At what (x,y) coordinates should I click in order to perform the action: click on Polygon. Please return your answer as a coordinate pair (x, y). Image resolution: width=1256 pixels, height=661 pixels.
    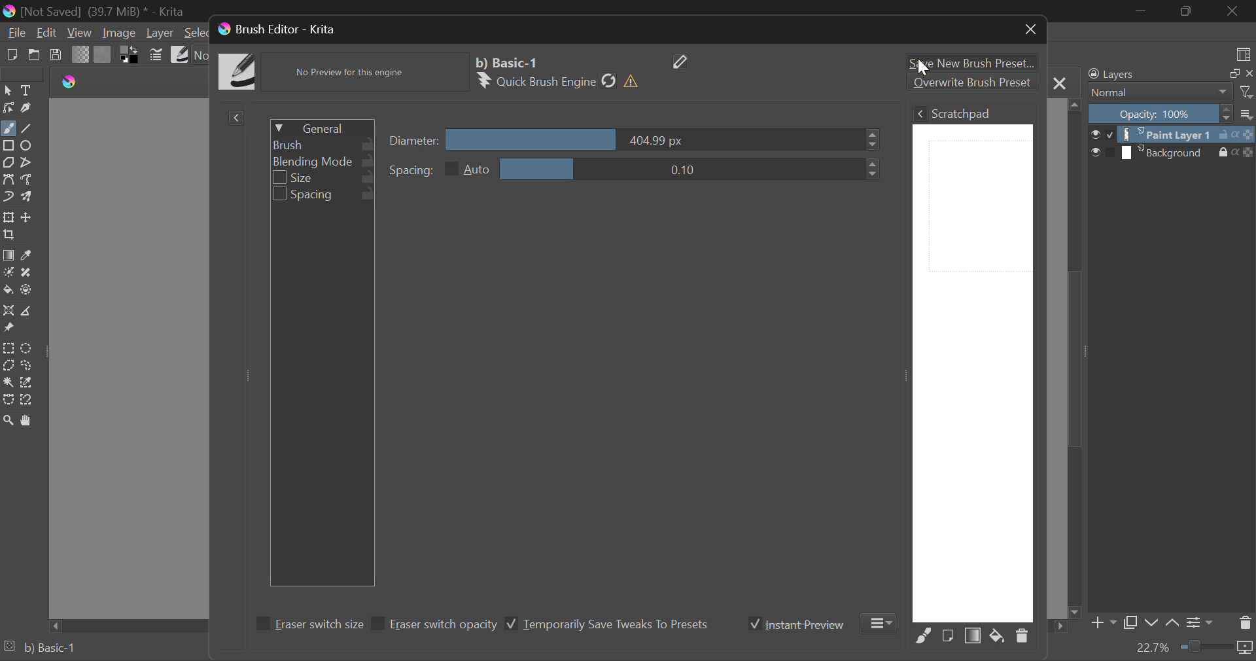
    Looking at the image, I should click on (9, 163).